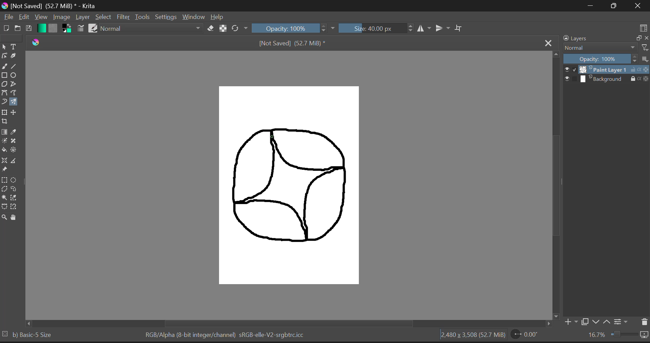  Describe the element at coordinates (54, 28) in the screenshot. I see `Pattern` at that location.